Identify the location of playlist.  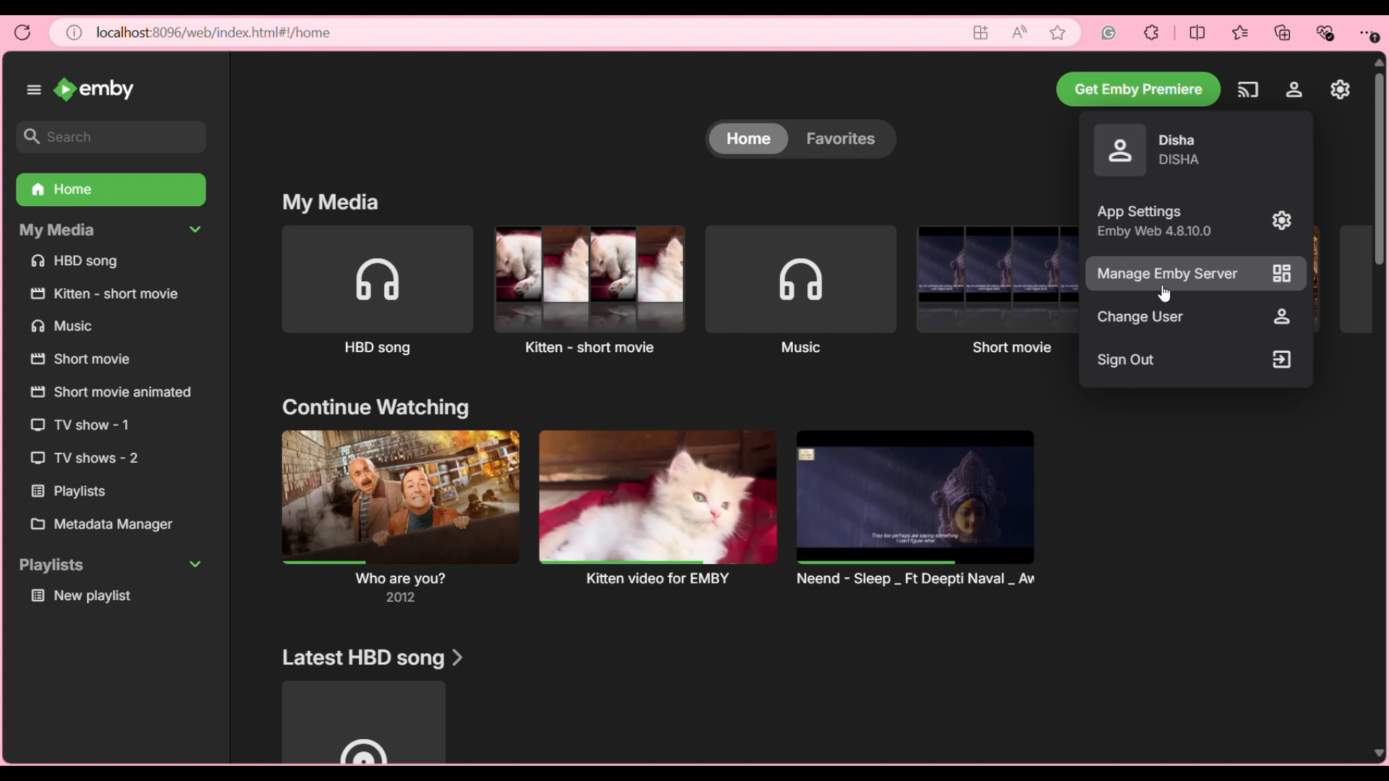
(55, 566).